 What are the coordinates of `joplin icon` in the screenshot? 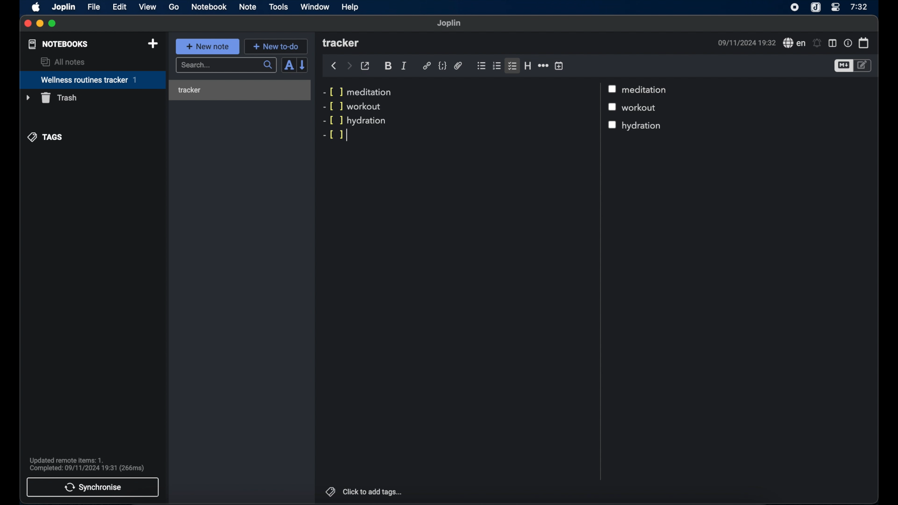 It's located at (816, 7).